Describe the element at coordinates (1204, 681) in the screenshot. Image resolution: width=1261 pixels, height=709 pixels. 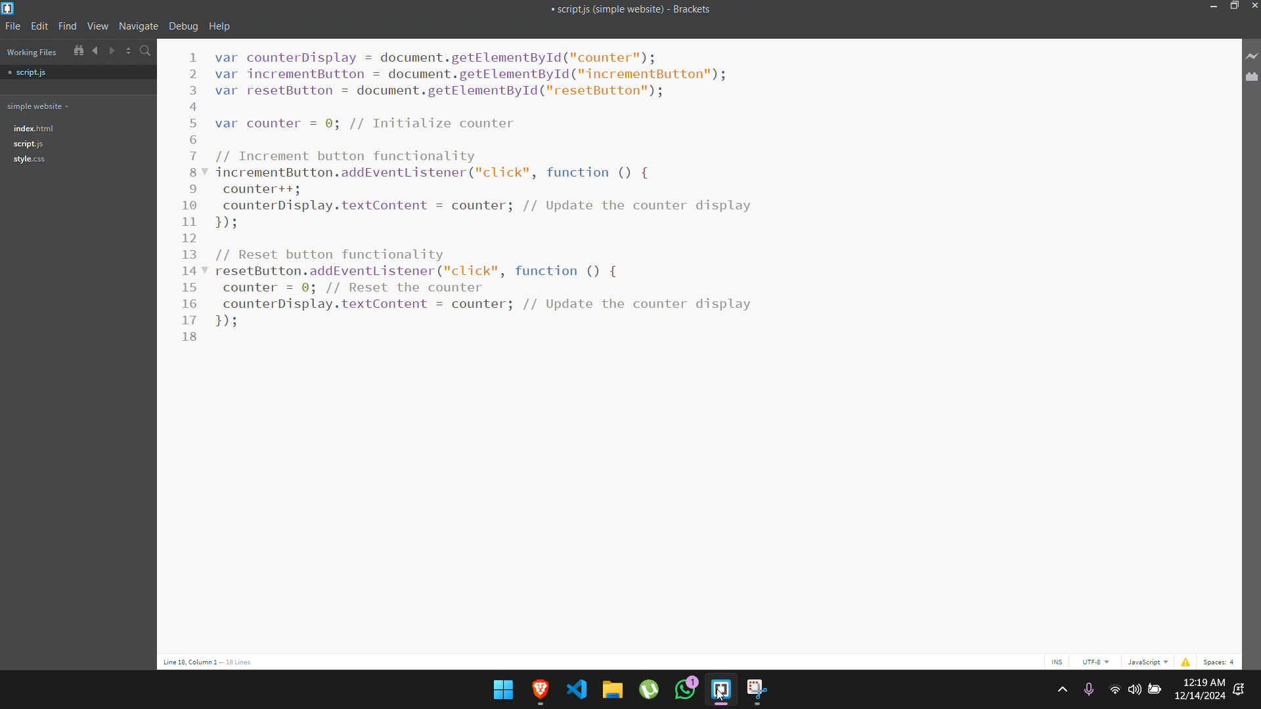
I see `12:19AM` at that location.